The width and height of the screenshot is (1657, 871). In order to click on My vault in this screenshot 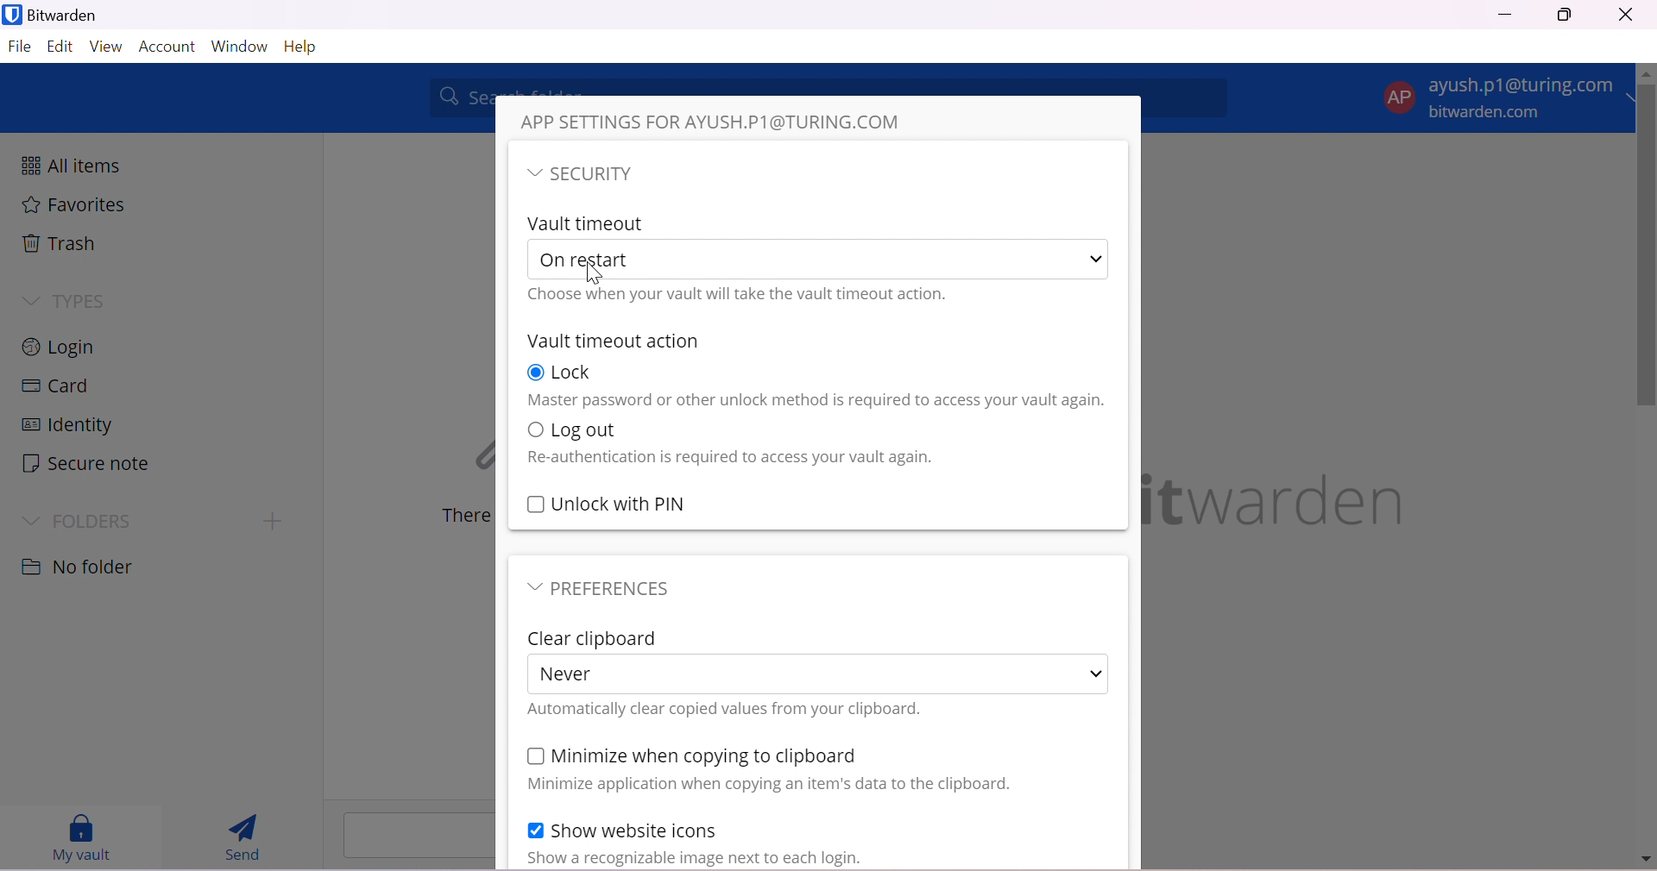, I will do `click(85, 838)`.